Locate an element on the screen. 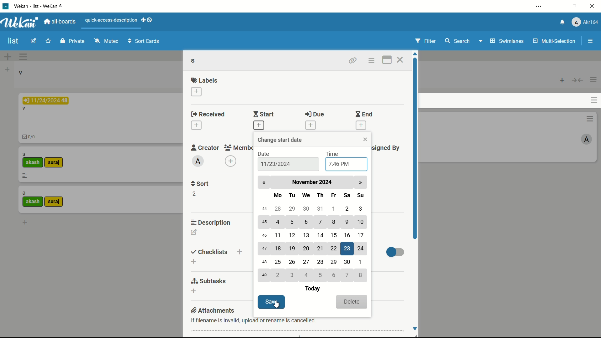 The width and height of the screenshot is (601, 338). close card is located at coordinates (401, 60).